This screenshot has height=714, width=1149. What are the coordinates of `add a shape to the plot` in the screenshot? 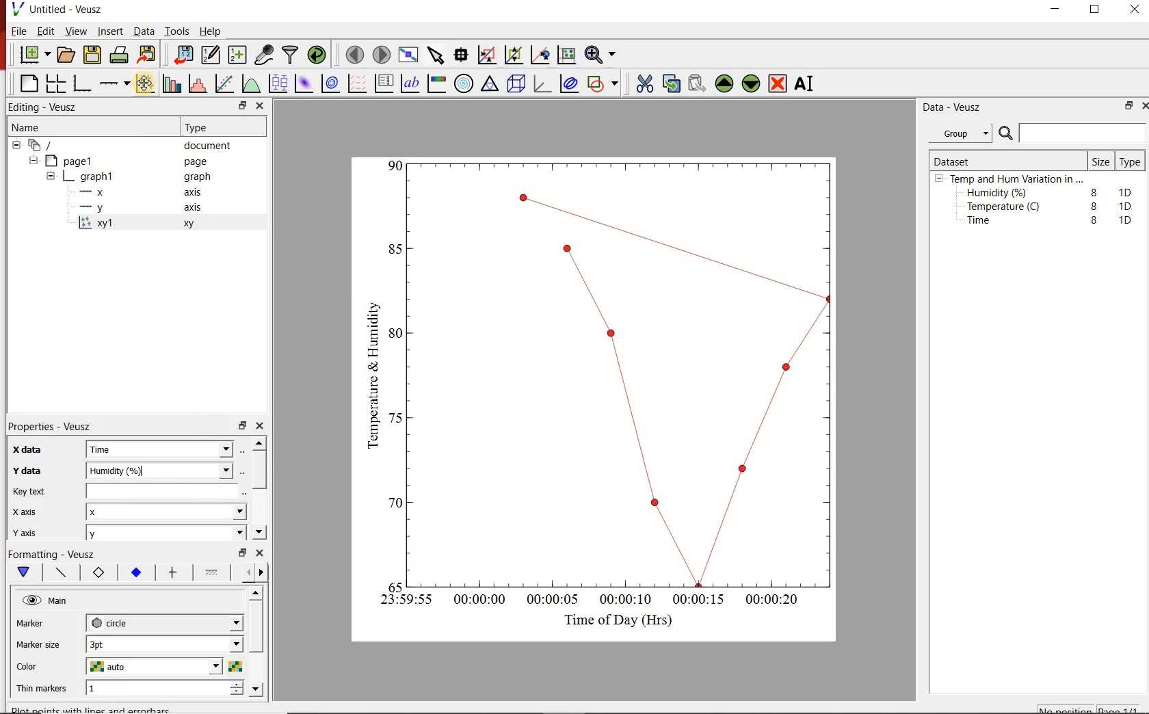 It's located at (606, 85).